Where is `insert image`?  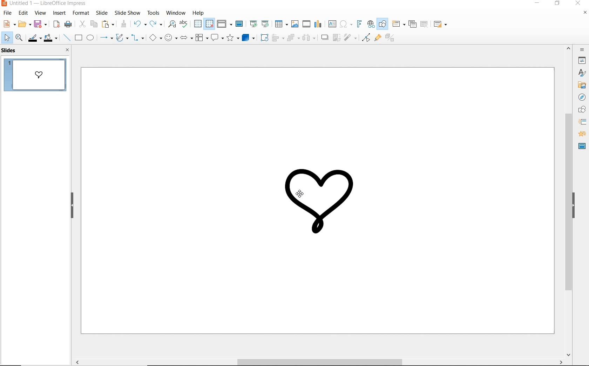
insert image is located at coordinates (294, 24).